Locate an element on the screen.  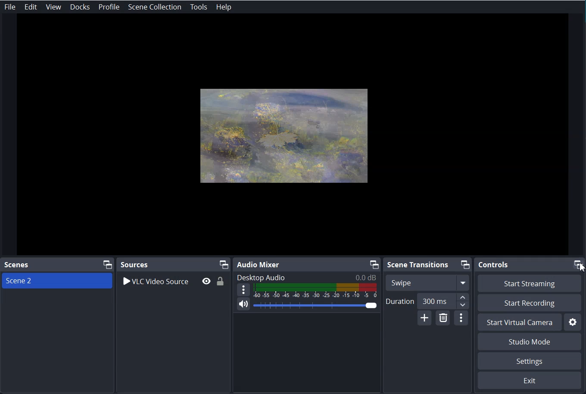
Duration is located at coordinates (427, 301).